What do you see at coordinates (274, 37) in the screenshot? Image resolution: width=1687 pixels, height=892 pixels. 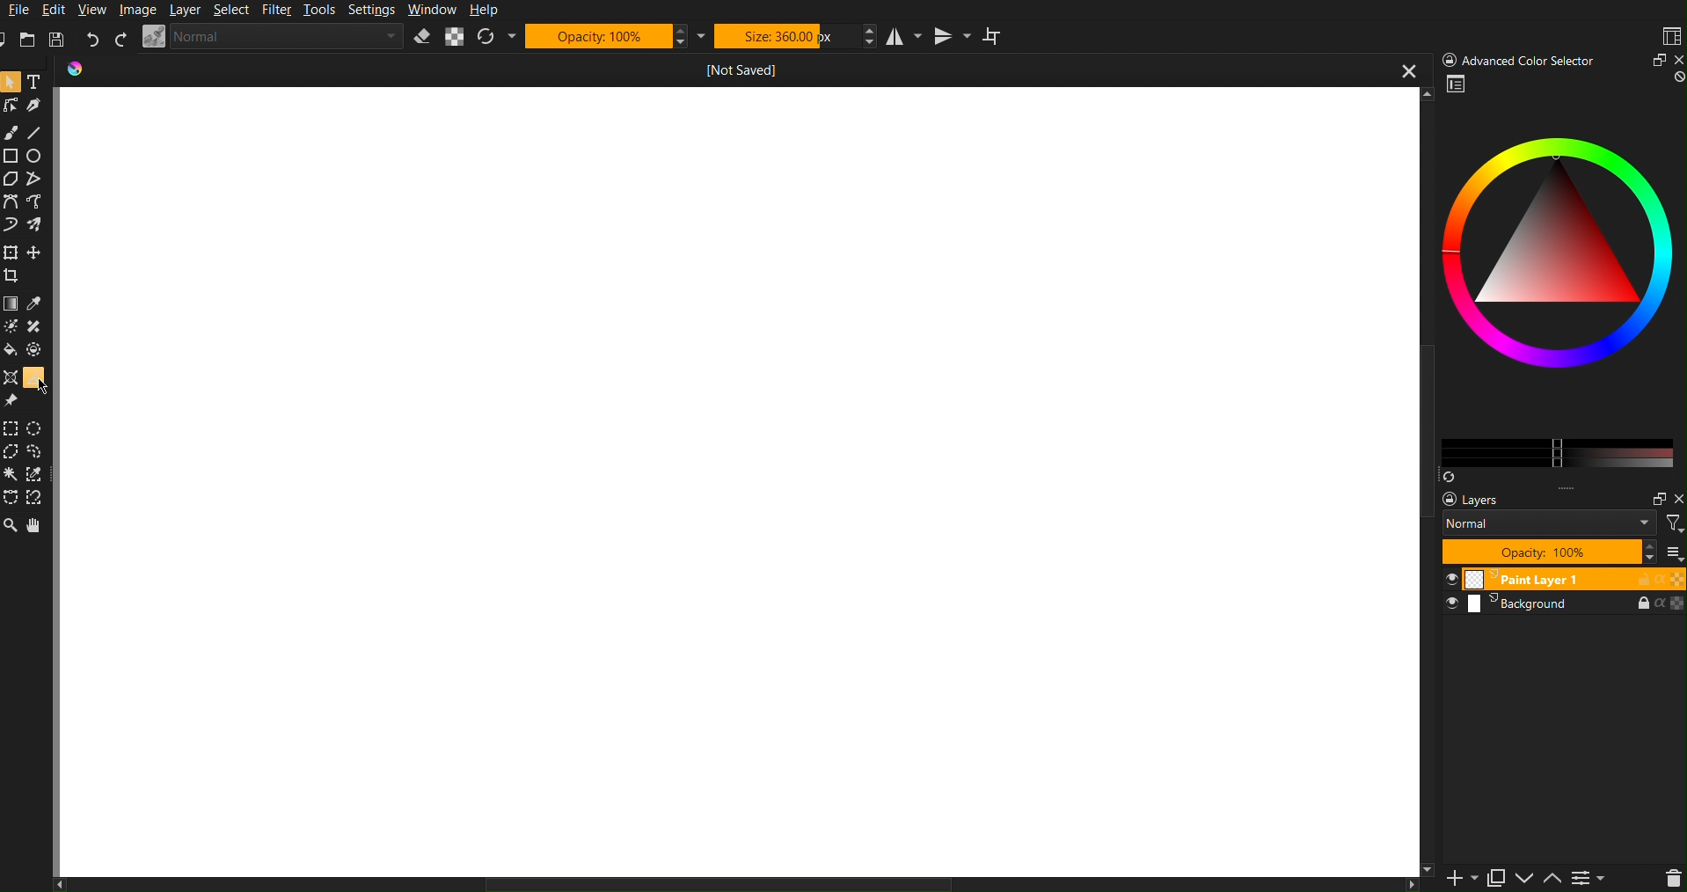 I see `Brush Settings` at bounding box center [274, 37].